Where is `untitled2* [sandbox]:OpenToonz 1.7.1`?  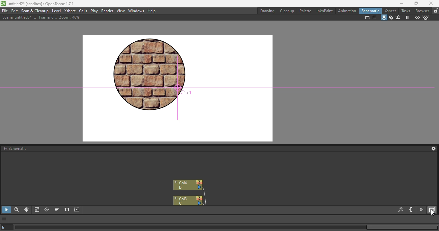
untitled2* [sandbox]:OpenToonz 1.7.1 is located at coordinates (38, 4).